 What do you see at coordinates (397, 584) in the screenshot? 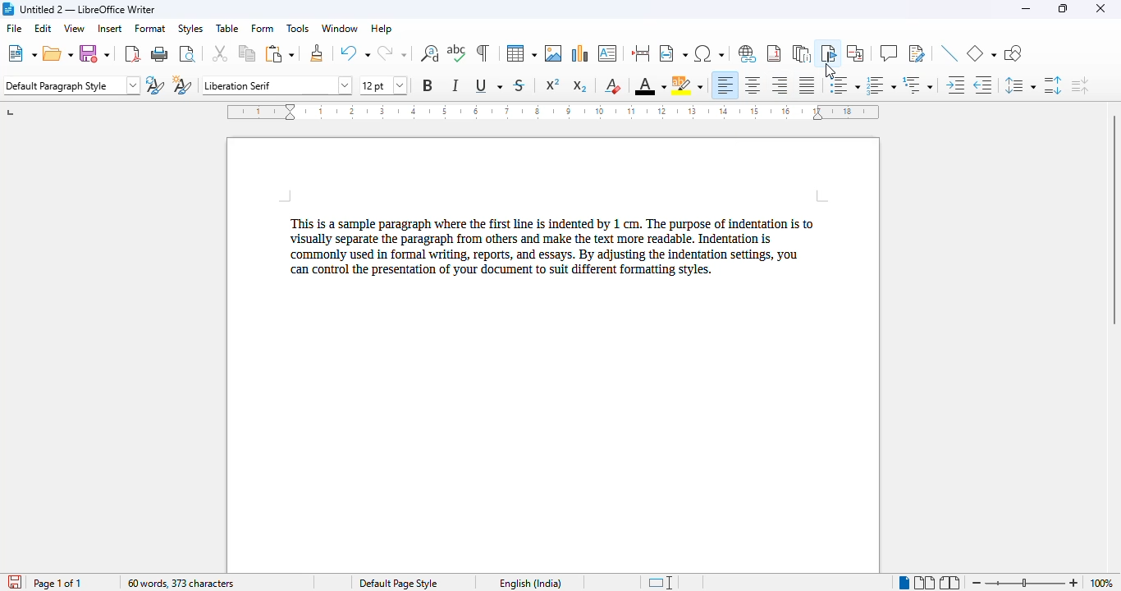
I see `page style` at bounding box center [397, 584].